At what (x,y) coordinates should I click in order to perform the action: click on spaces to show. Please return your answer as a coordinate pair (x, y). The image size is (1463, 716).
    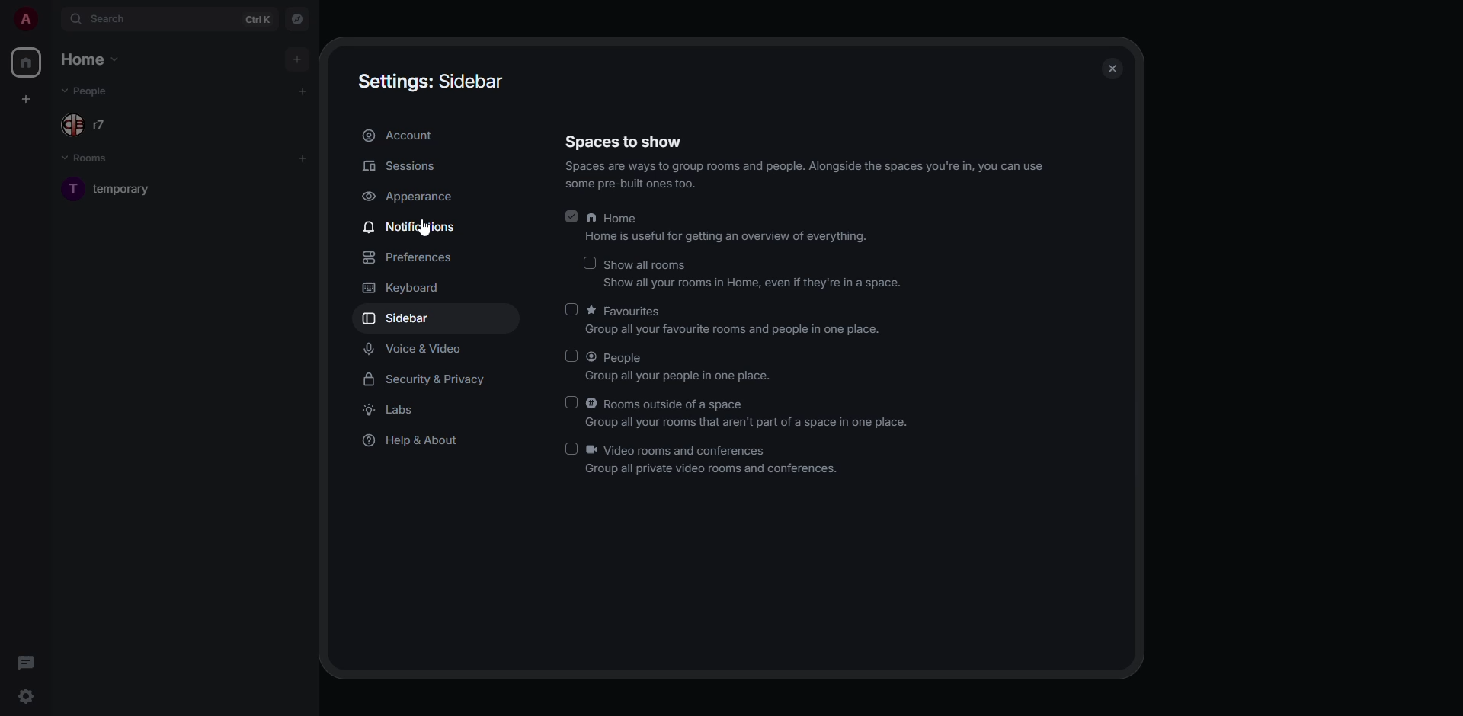
    Looking at the image, I should click on (624, 144).